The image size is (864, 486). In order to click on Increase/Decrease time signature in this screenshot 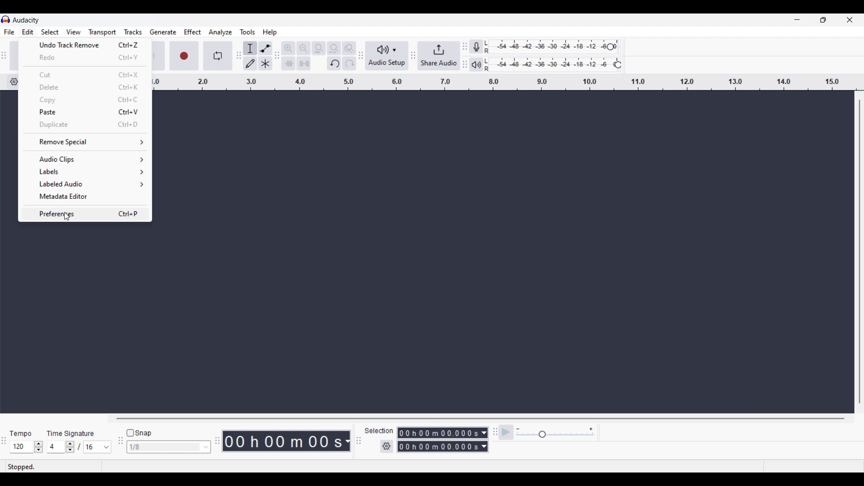, I will do `click(70, 447)`.